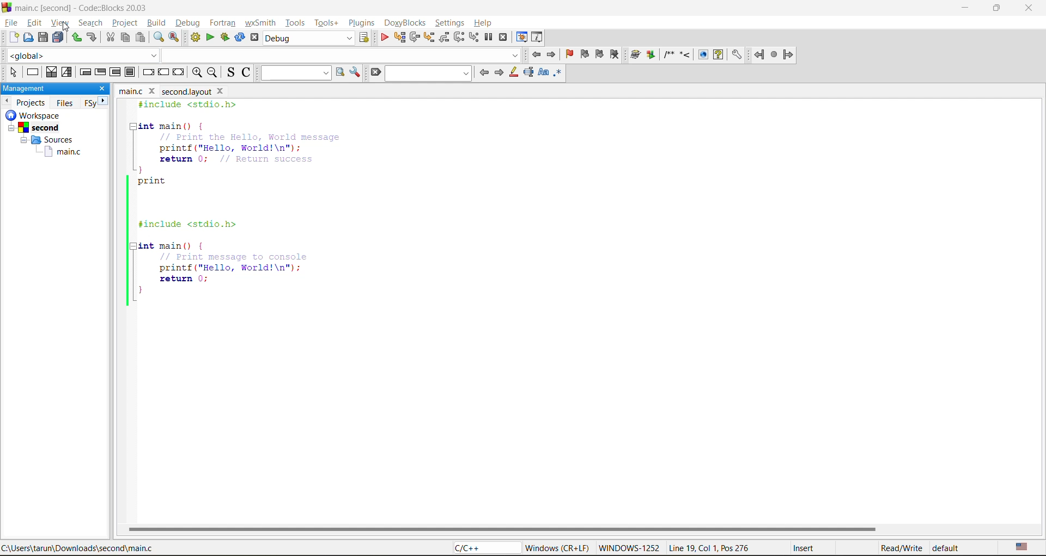  Describe the element at coordinates (223, 23) in the screenshot. I see `fortran` at that location.